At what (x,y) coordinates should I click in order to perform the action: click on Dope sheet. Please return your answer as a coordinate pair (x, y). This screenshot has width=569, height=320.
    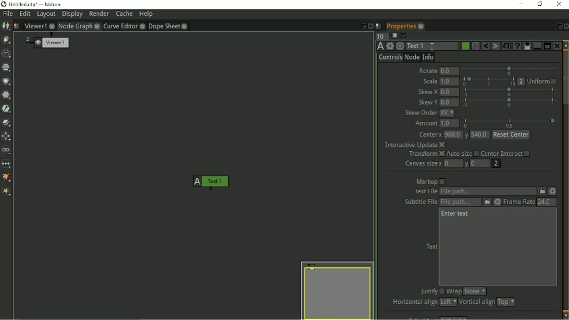
    Looking at the image, I should click on (164, 27).